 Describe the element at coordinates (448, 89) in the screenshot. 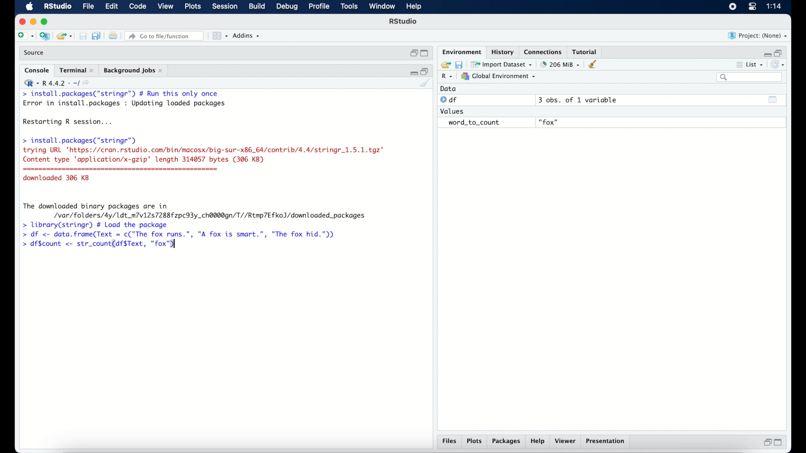

I see `data` at that location.